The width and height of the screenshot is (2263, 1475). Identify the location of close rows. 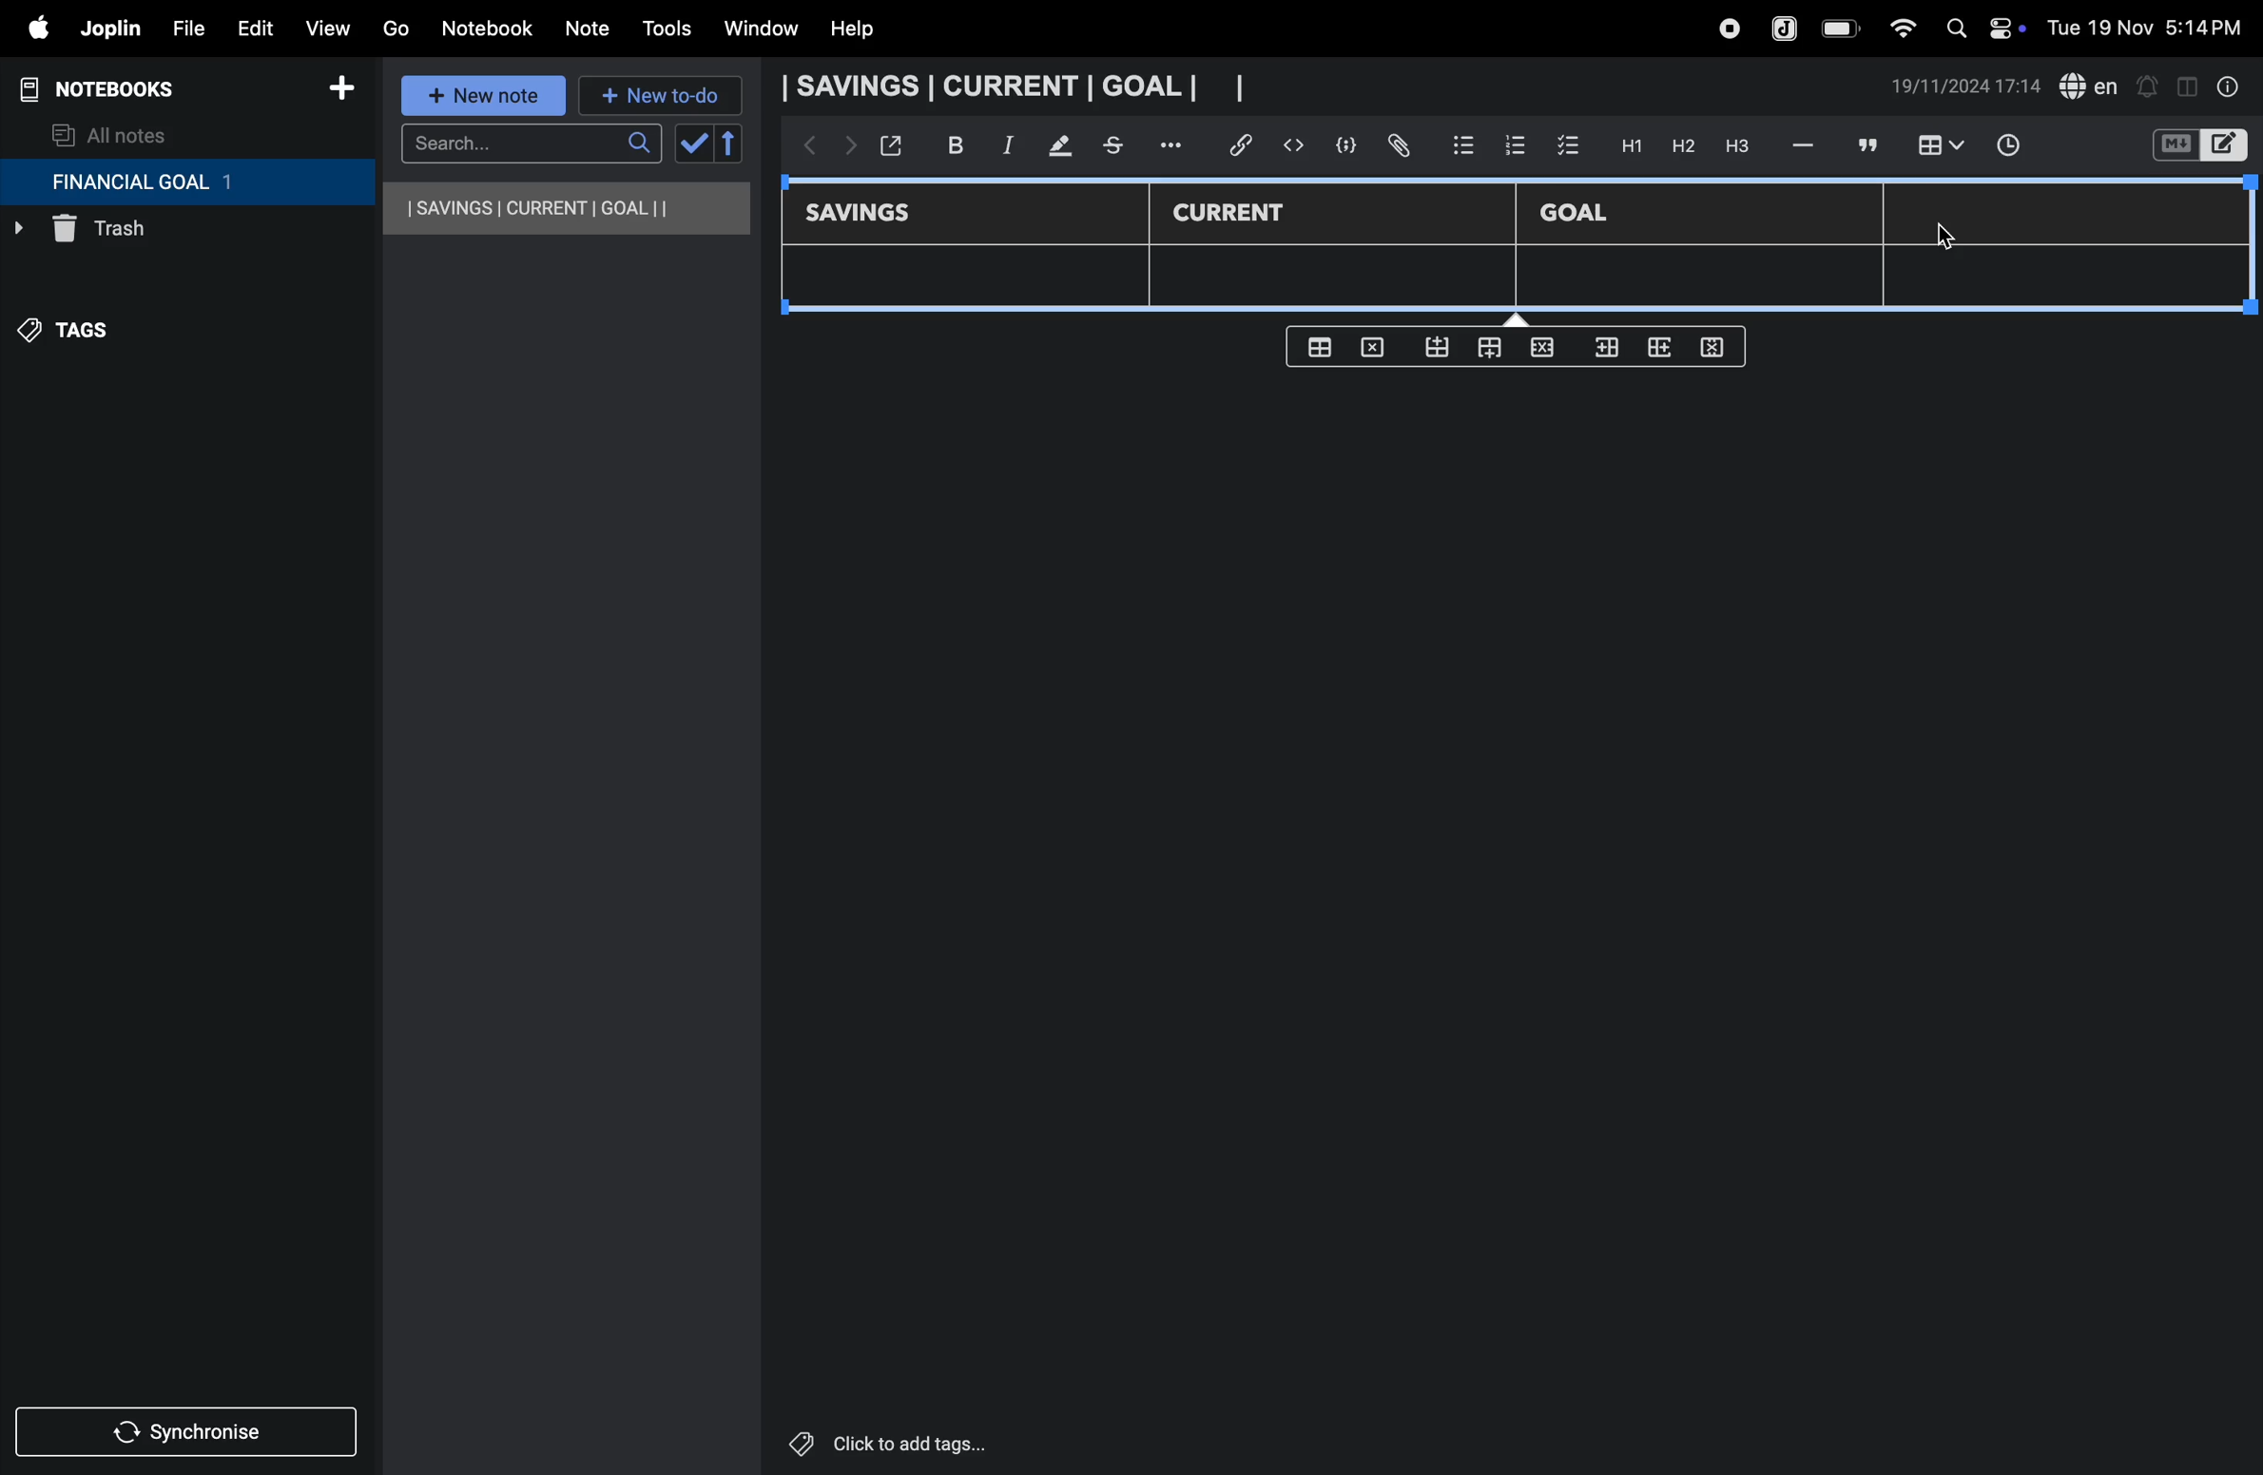
(1539, 351).